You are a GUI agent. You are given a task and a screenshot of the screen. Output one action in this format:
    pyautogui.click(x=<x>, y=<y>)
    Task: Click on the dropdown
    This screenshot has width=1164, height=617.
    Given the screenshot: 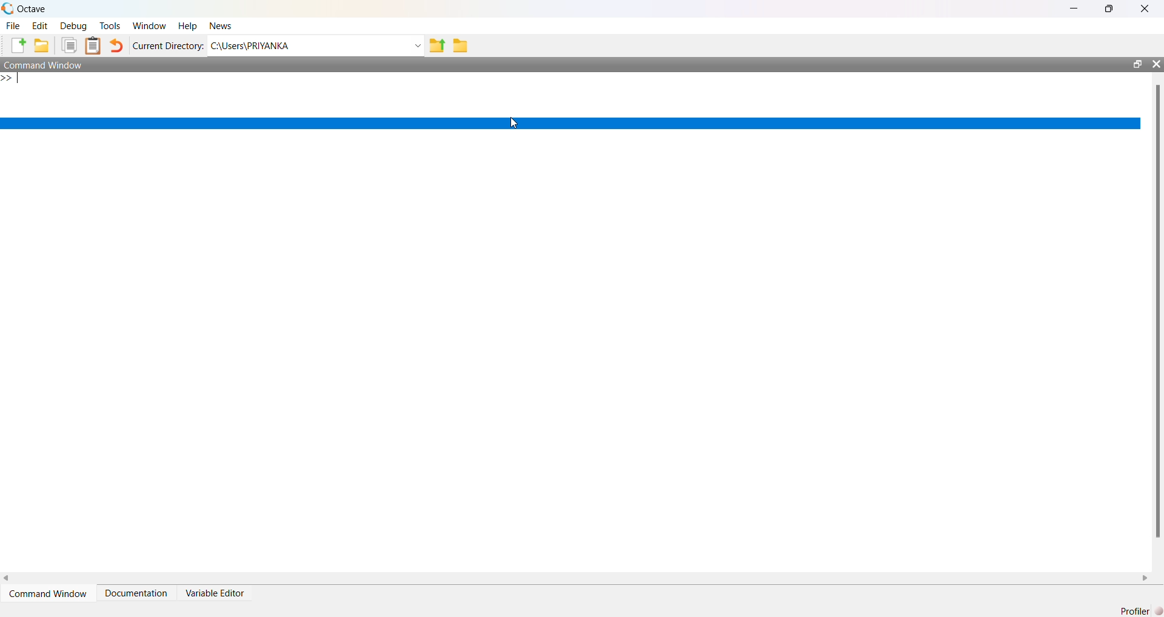 What is the action you would take?
    pyautogui.click(x=416, y=46)
    